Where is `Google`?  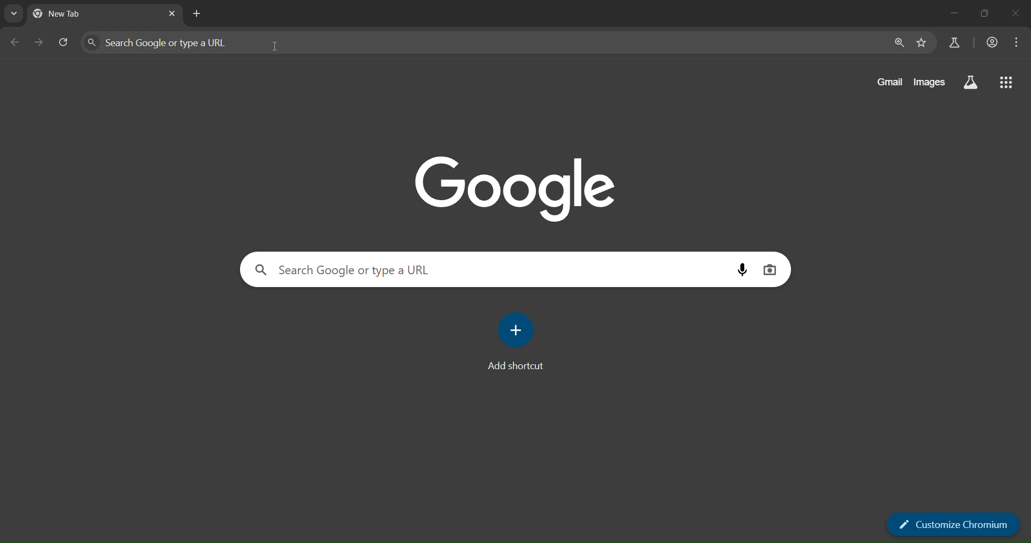 Google is located at coordinates (533, 187).